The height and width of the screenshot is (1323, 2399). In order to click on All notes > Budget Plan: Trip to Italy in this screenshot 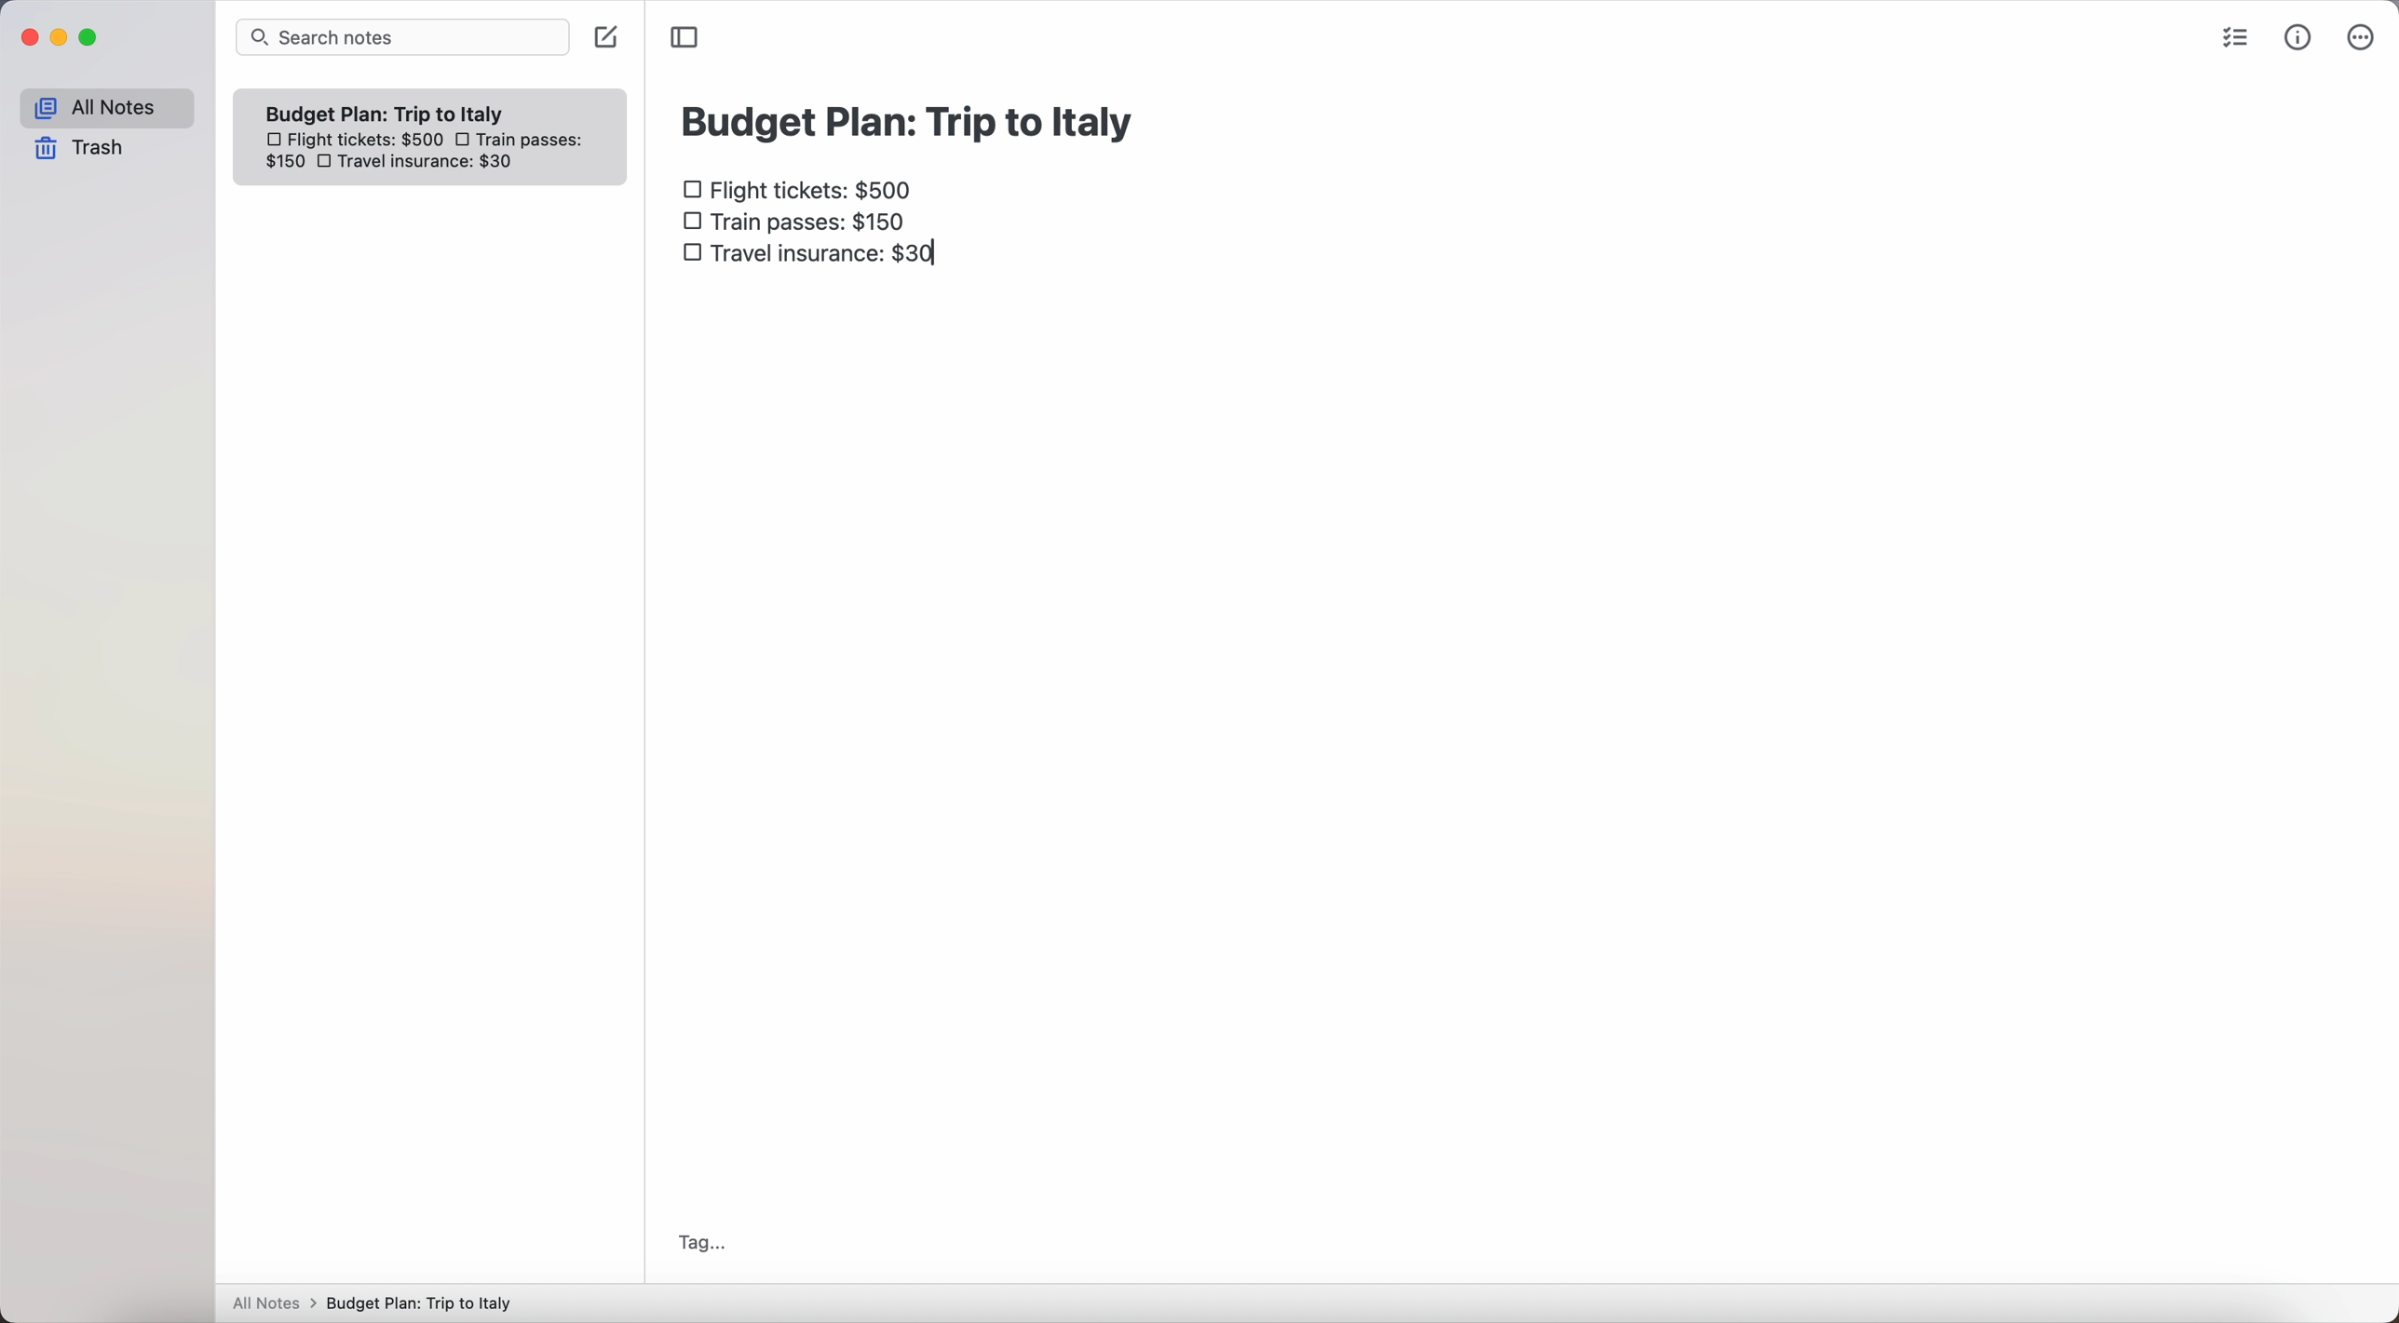, I will do `click(381, 1303)`.